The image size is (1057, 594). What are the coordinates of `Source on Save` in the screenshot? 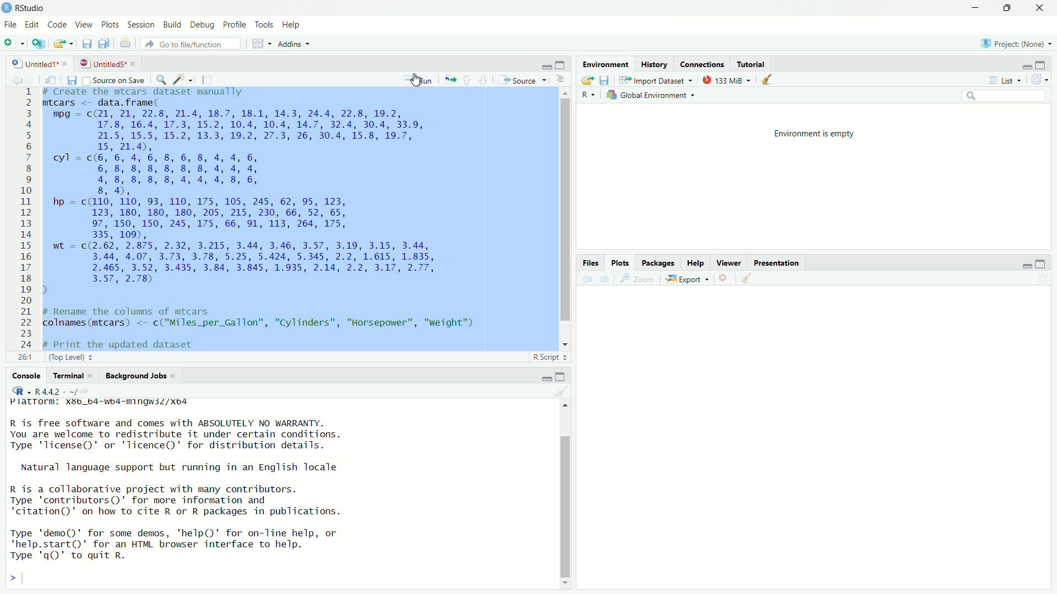 It's located at (115, 80).